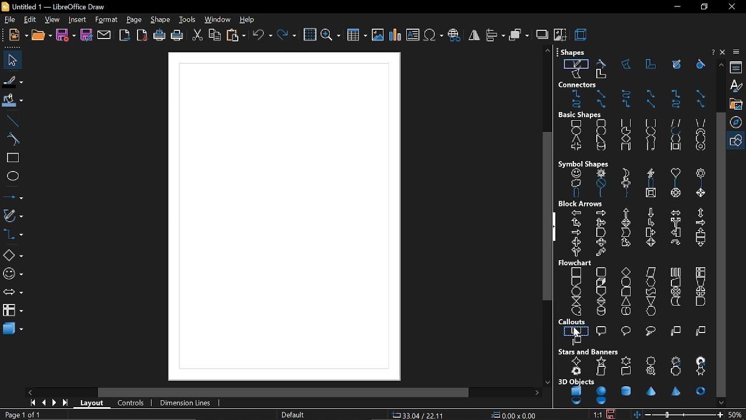 The image size is (746, 420). What do you see at coordinates (650, 213) in the screenshot?
I see `down arrow` at bounding box center [650, 213].